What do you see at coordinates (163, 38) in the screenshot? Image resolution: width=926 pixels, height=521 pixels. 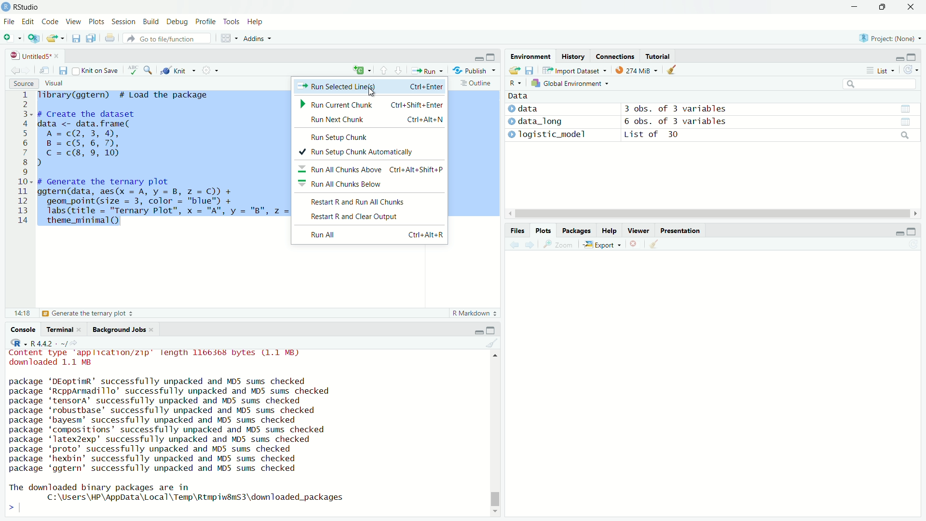 I see `Go to file/function` at bounding box center [163, 38].